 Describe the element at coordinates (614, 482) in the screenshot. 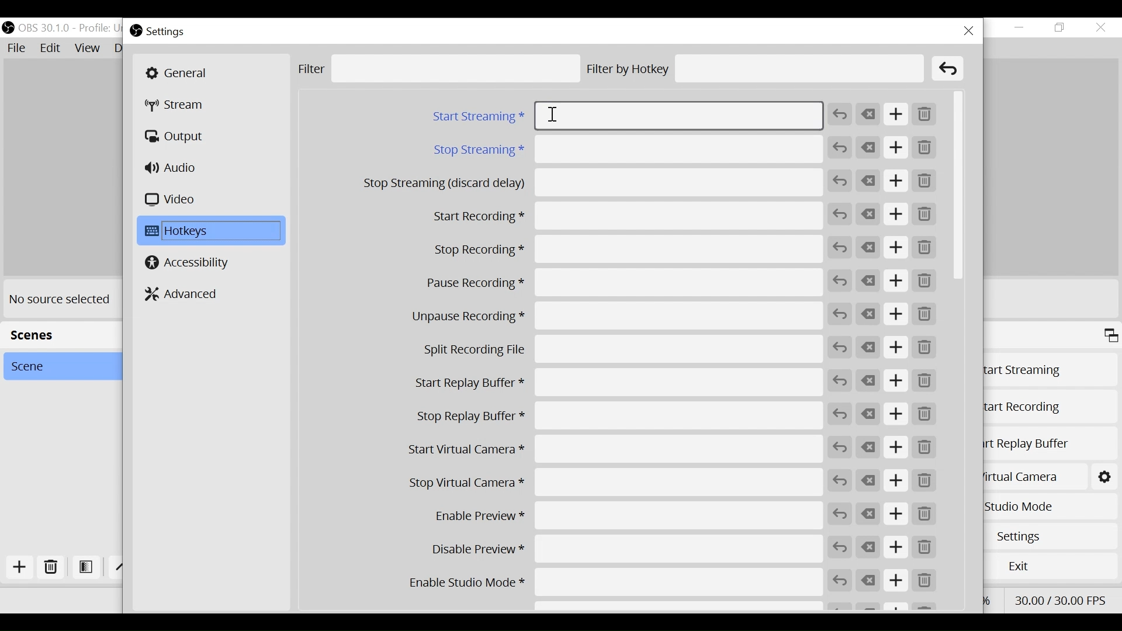

I see `Stop Virtual Camera` at that location.